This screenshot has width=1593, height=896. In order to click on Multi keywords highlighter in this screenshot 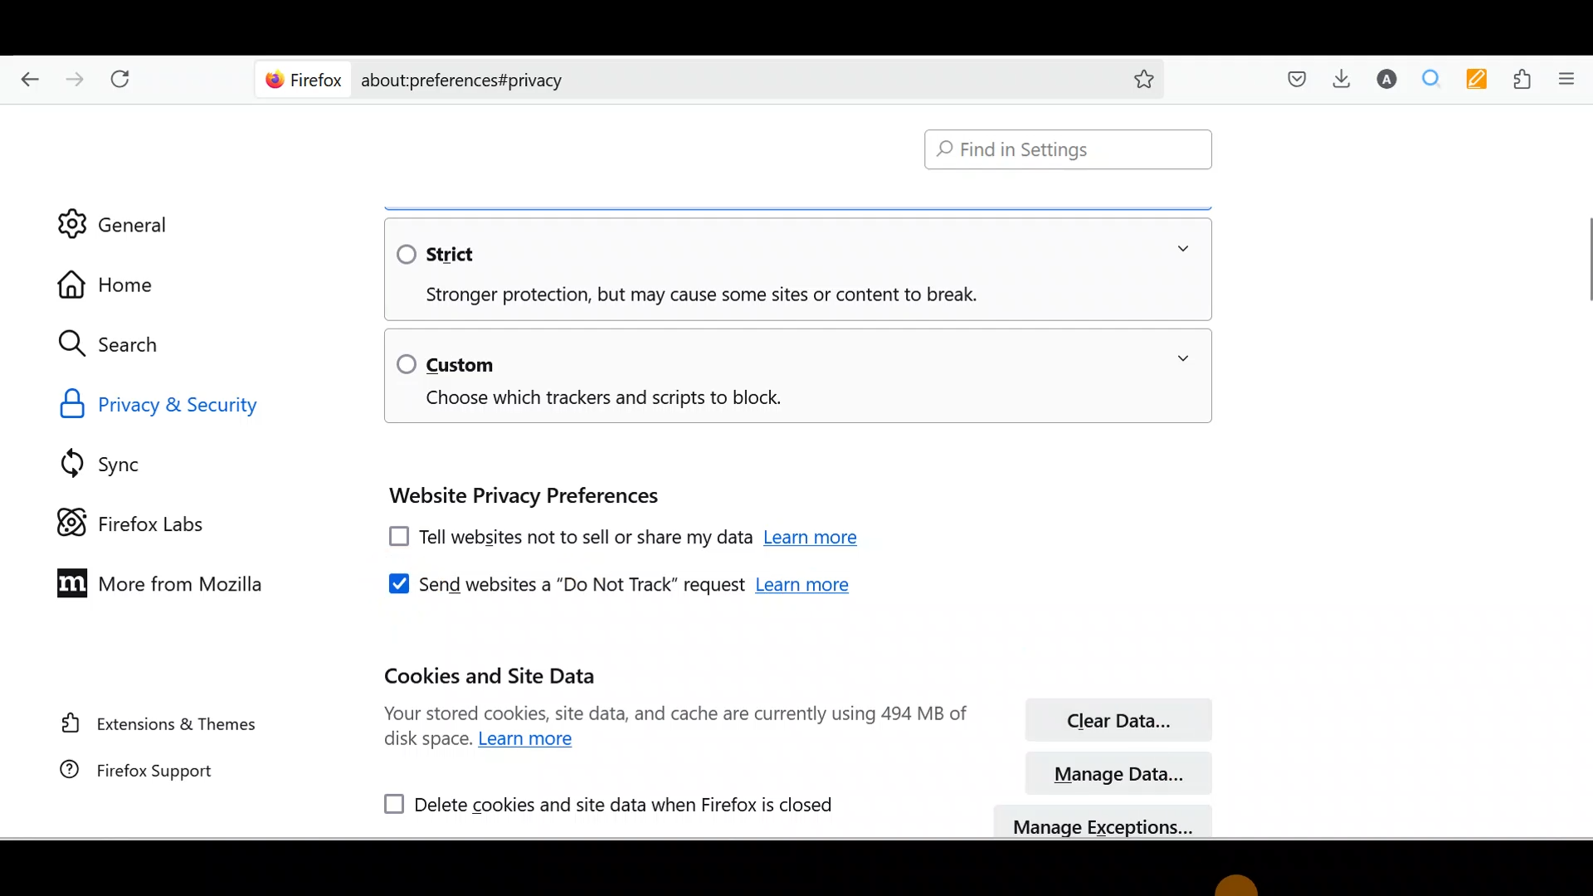, I will do `click(1474, 79)`.